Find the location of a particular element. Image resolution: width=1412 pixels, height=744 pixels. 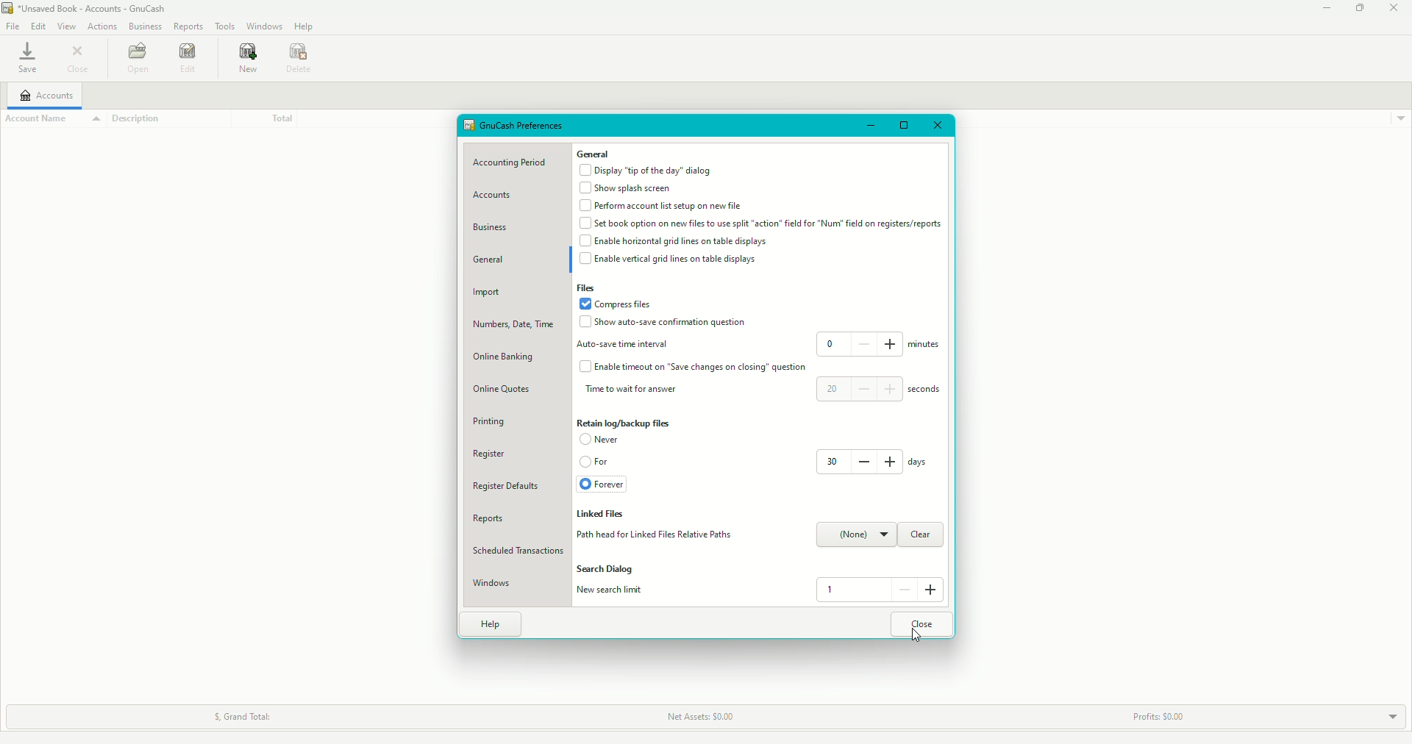

Minimize is located at coordinates (867, 124).